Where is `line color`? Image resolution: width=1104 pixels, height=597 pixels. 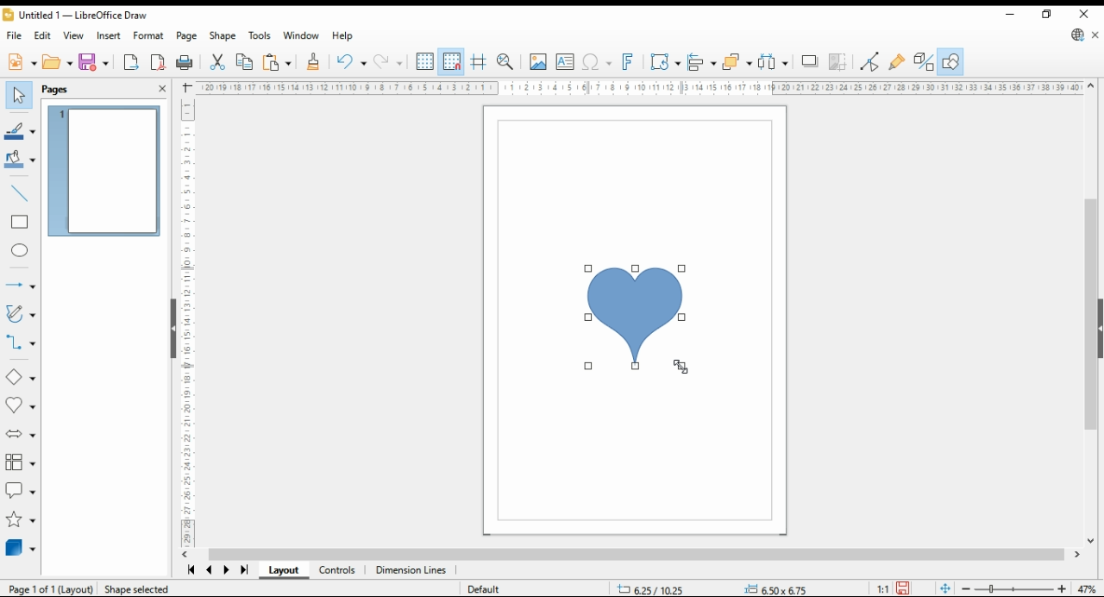
line color is located at coordinates (22, 129).